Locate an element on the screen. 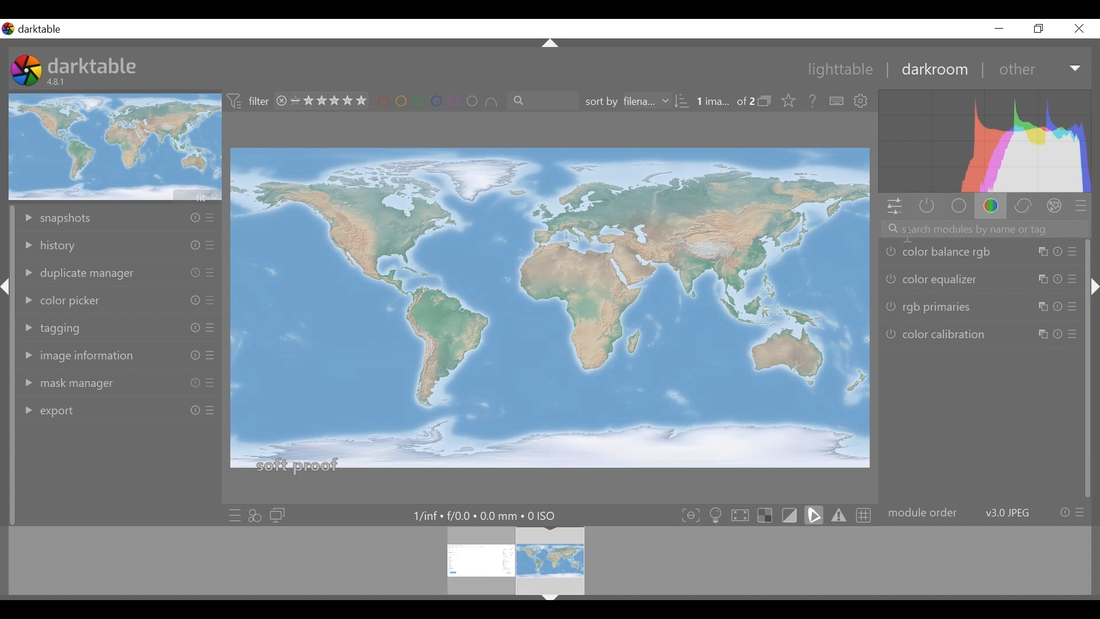 This screenshot has width=1100, height=619.  is located at coordinates (1040, 28).